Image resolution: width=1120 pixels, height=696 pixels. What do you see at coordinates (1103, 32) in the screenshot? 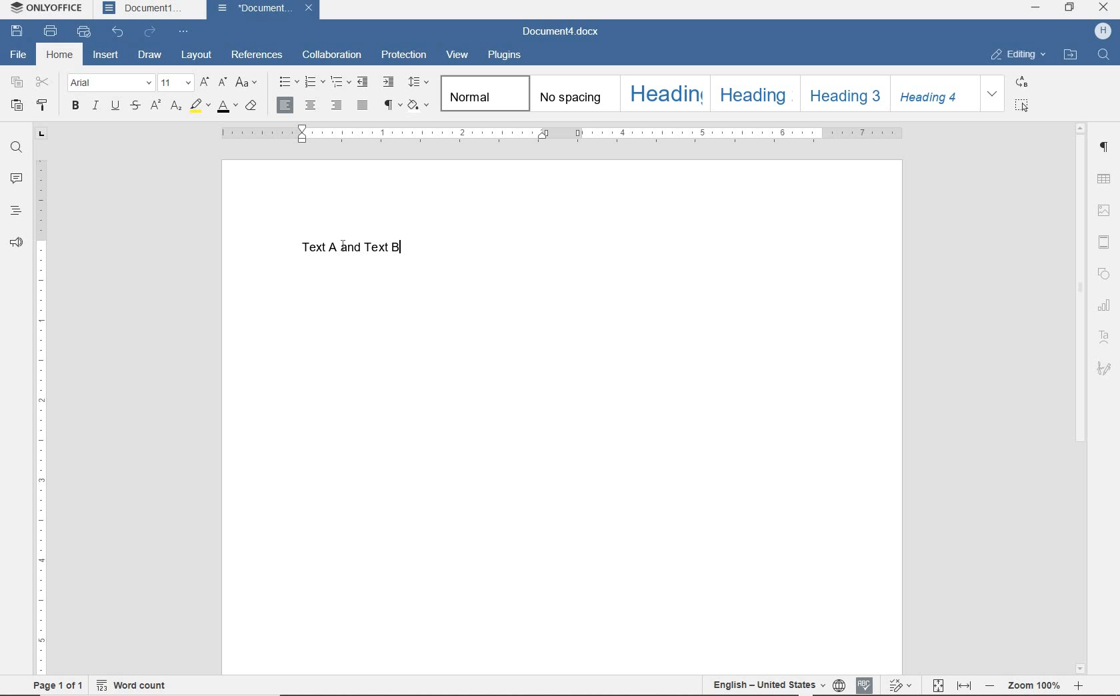
I see `HP` at bounding box center [1103, 32].